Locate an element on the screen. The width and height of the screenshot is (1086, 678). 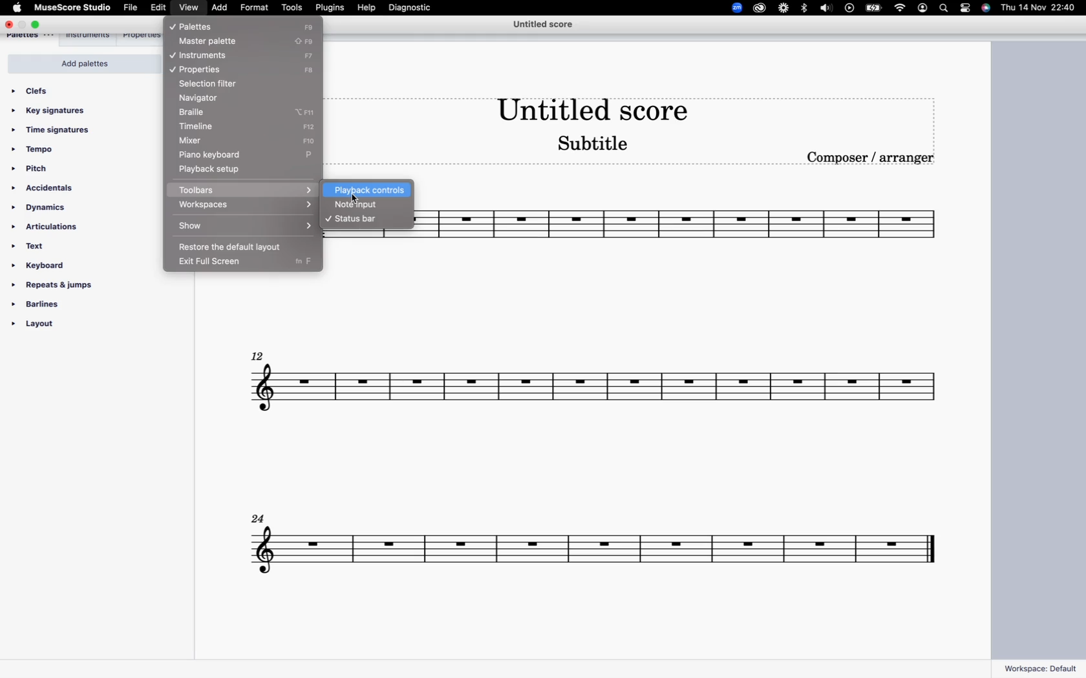
playback controls is located at coordinates (369, 189).